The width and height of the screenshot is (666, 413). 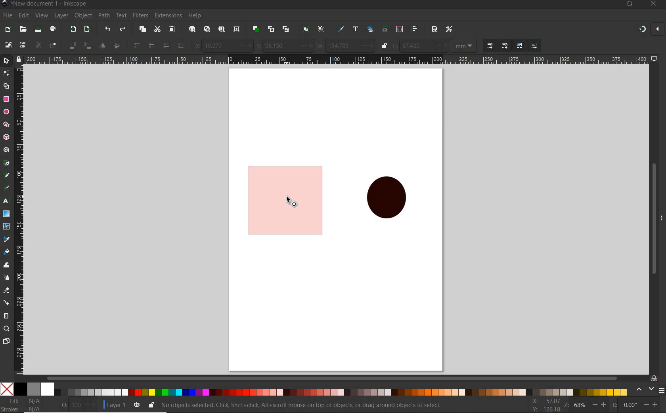 I want to click on measure tool, so click(x=6, y=316).